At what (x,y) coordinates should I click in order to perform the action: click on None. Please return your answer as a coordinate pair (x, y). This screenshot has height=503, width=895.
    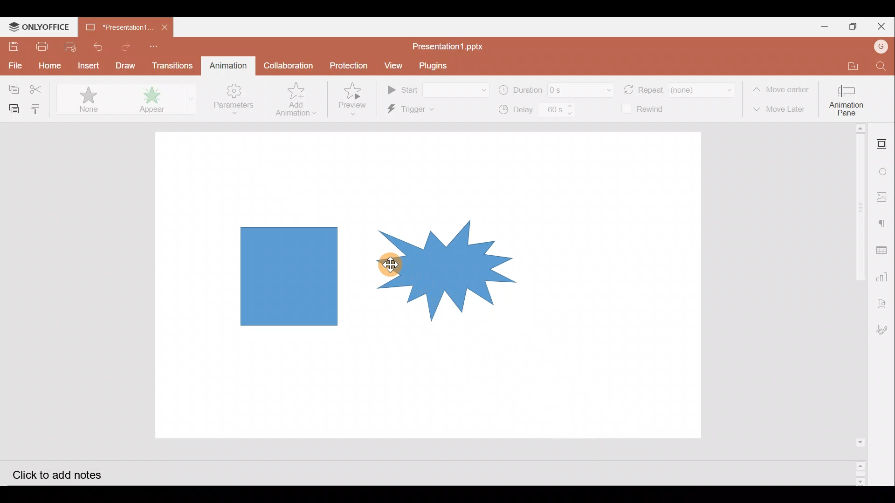
    Looking at the image, I should click on (84, 99).